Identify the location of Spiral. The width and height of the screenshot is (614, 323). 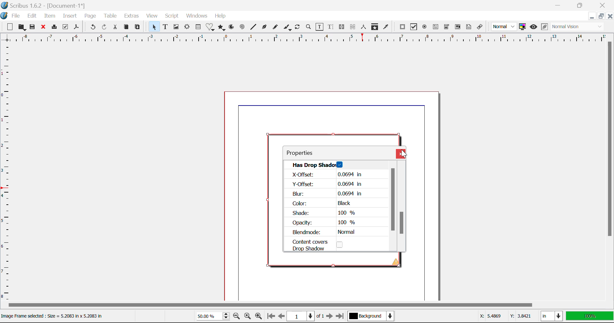
(243, 28).